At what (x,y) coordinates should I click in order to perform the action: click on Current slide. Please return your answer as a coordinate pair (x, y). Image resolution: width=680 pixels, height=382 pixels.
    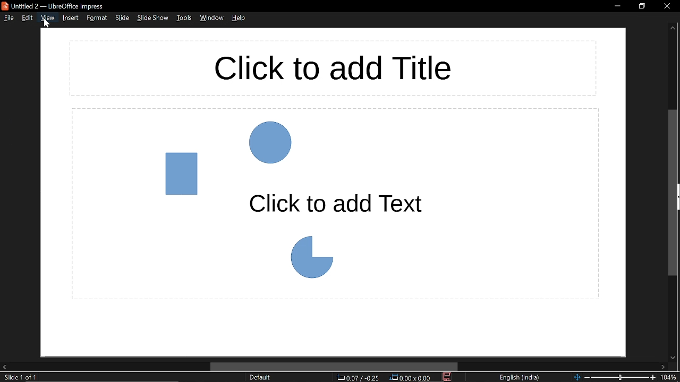
    Looking at the image, I should click on (18, 378).